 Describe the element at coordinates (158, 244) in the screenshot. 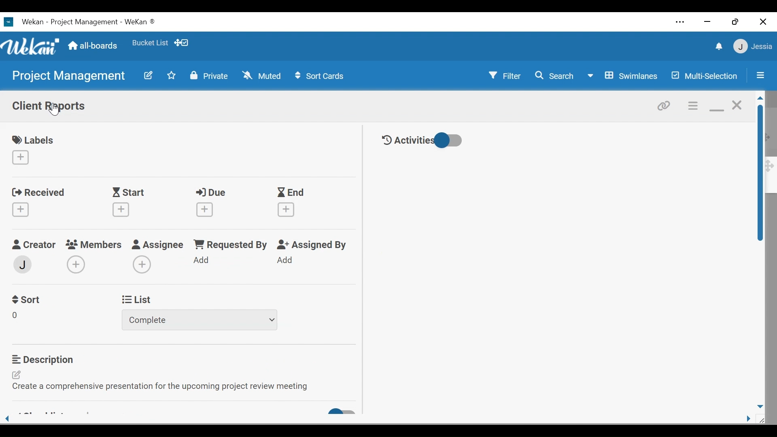

I see `Assignee` at that location.